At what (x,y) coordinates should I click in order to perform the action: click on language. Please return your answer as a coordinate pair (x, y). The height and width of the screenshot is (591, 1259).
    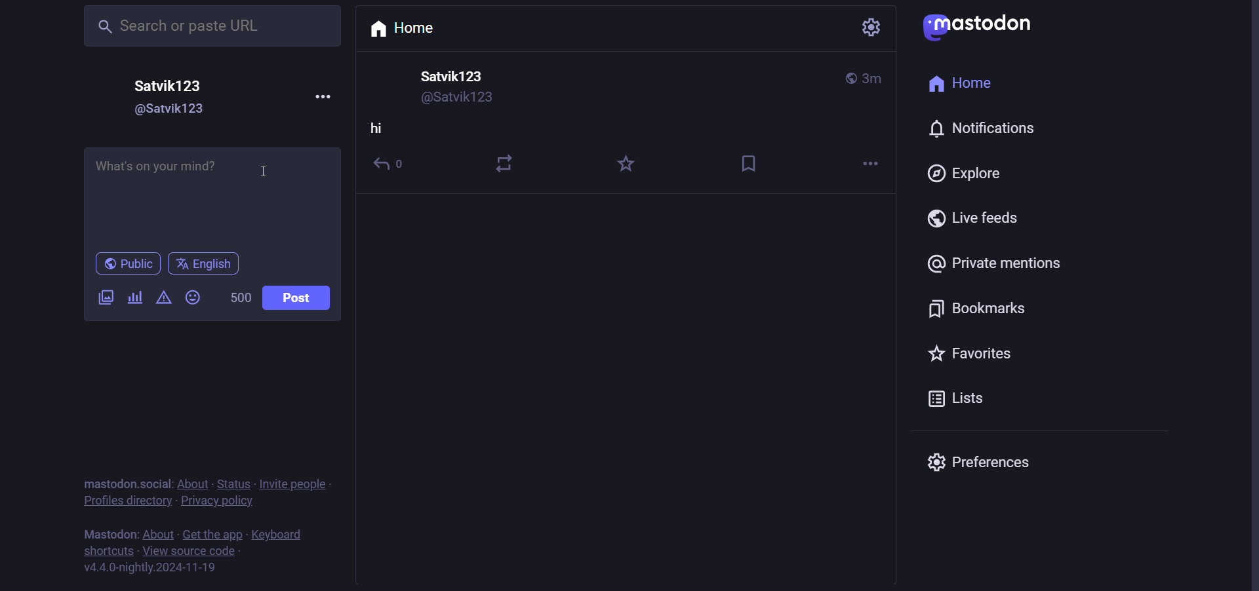
    Looking at the image, I should click on (204, 265).